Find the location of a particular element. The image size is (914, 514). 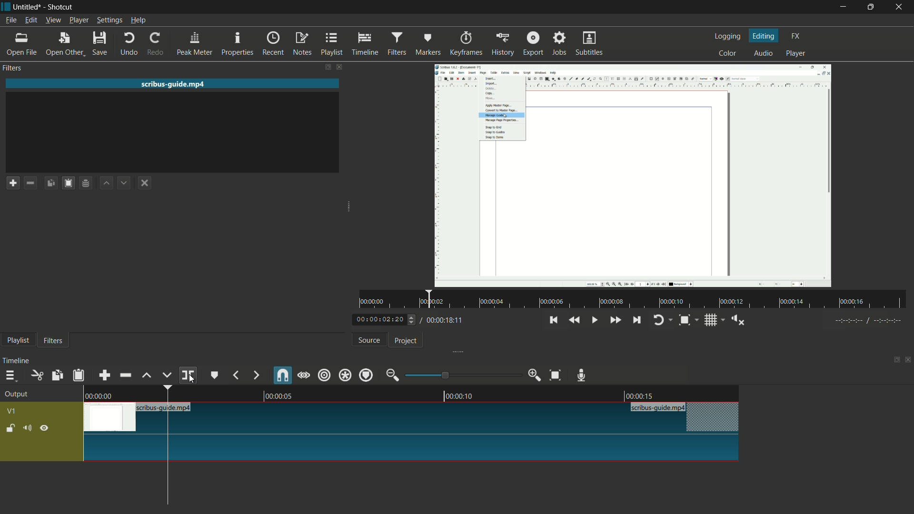

open other is located at coordinates (65, 44).